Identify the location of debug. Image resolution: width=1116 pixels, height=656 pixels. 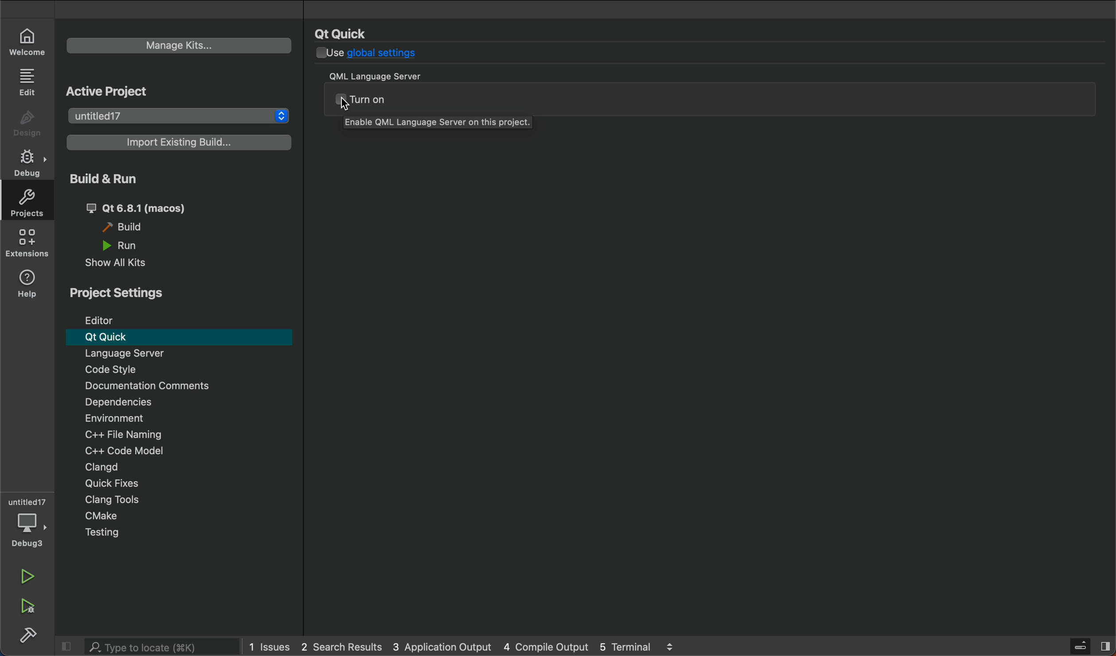
(27, 162).